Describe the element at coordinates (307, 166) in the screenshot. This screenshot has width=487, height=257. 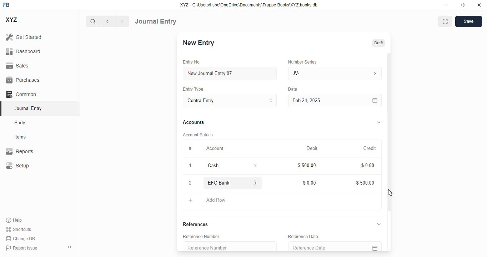
I see `$500.00 ` at that location.